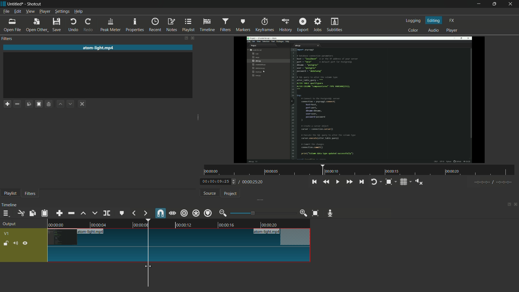 Image resolution: width=519 pixels, height=292 pixels. What do you see at coordinates (314, 182) in the screenshot?
I see `skip to the previous point` at bounding box center [314, 182].